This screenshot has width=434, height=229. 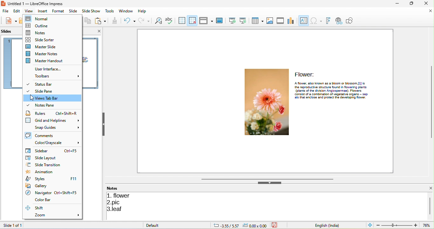 What do you see at coordinates (267, 102) in the screenshot?
I see `image of flower` at bounding box center [267, 102].